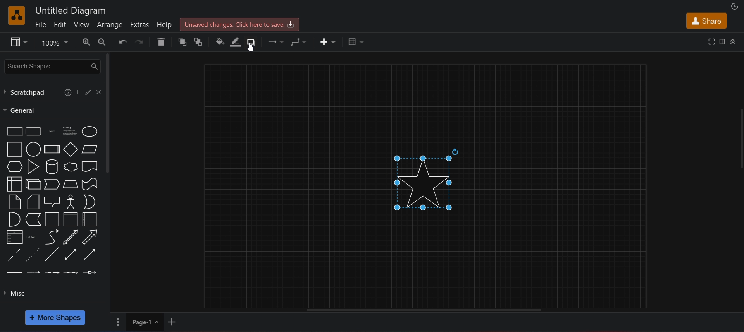 This screenshot has height=332, width=744. What do you see at coordinates (33, 201) in the screenshot?
I see `card` at bounding box center [33, 201].